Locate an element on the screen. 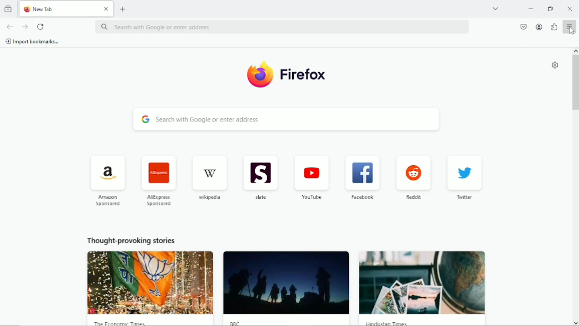 This screenshot has height=326, width=579. save to pocket is located at coordinates (523, 27).